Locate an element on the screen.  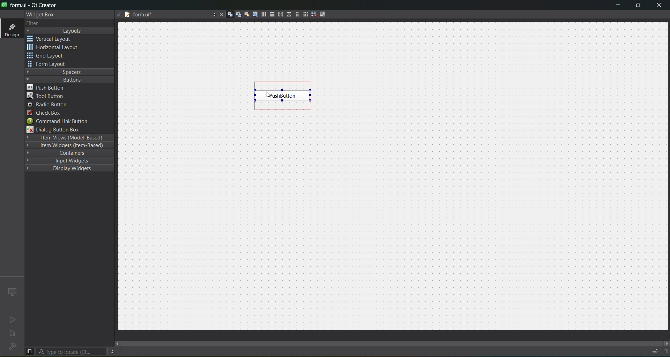
push is located at coordinates (48, 87).